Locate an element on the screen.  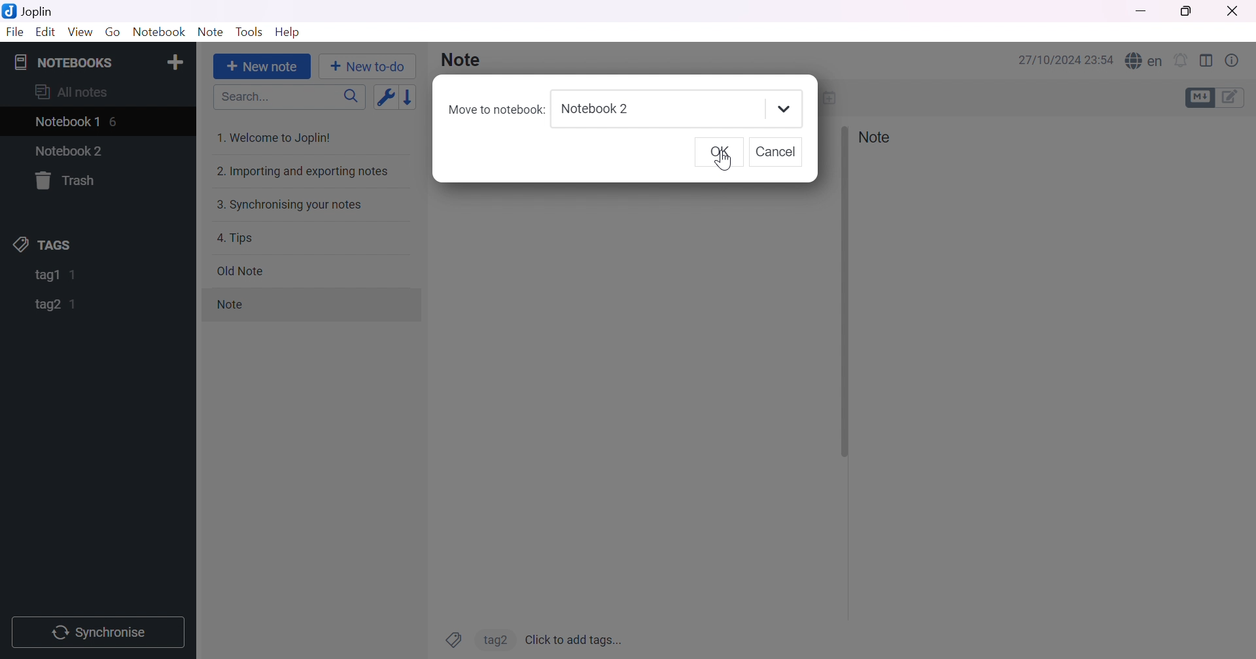
 is located at coordinates (843, 292).